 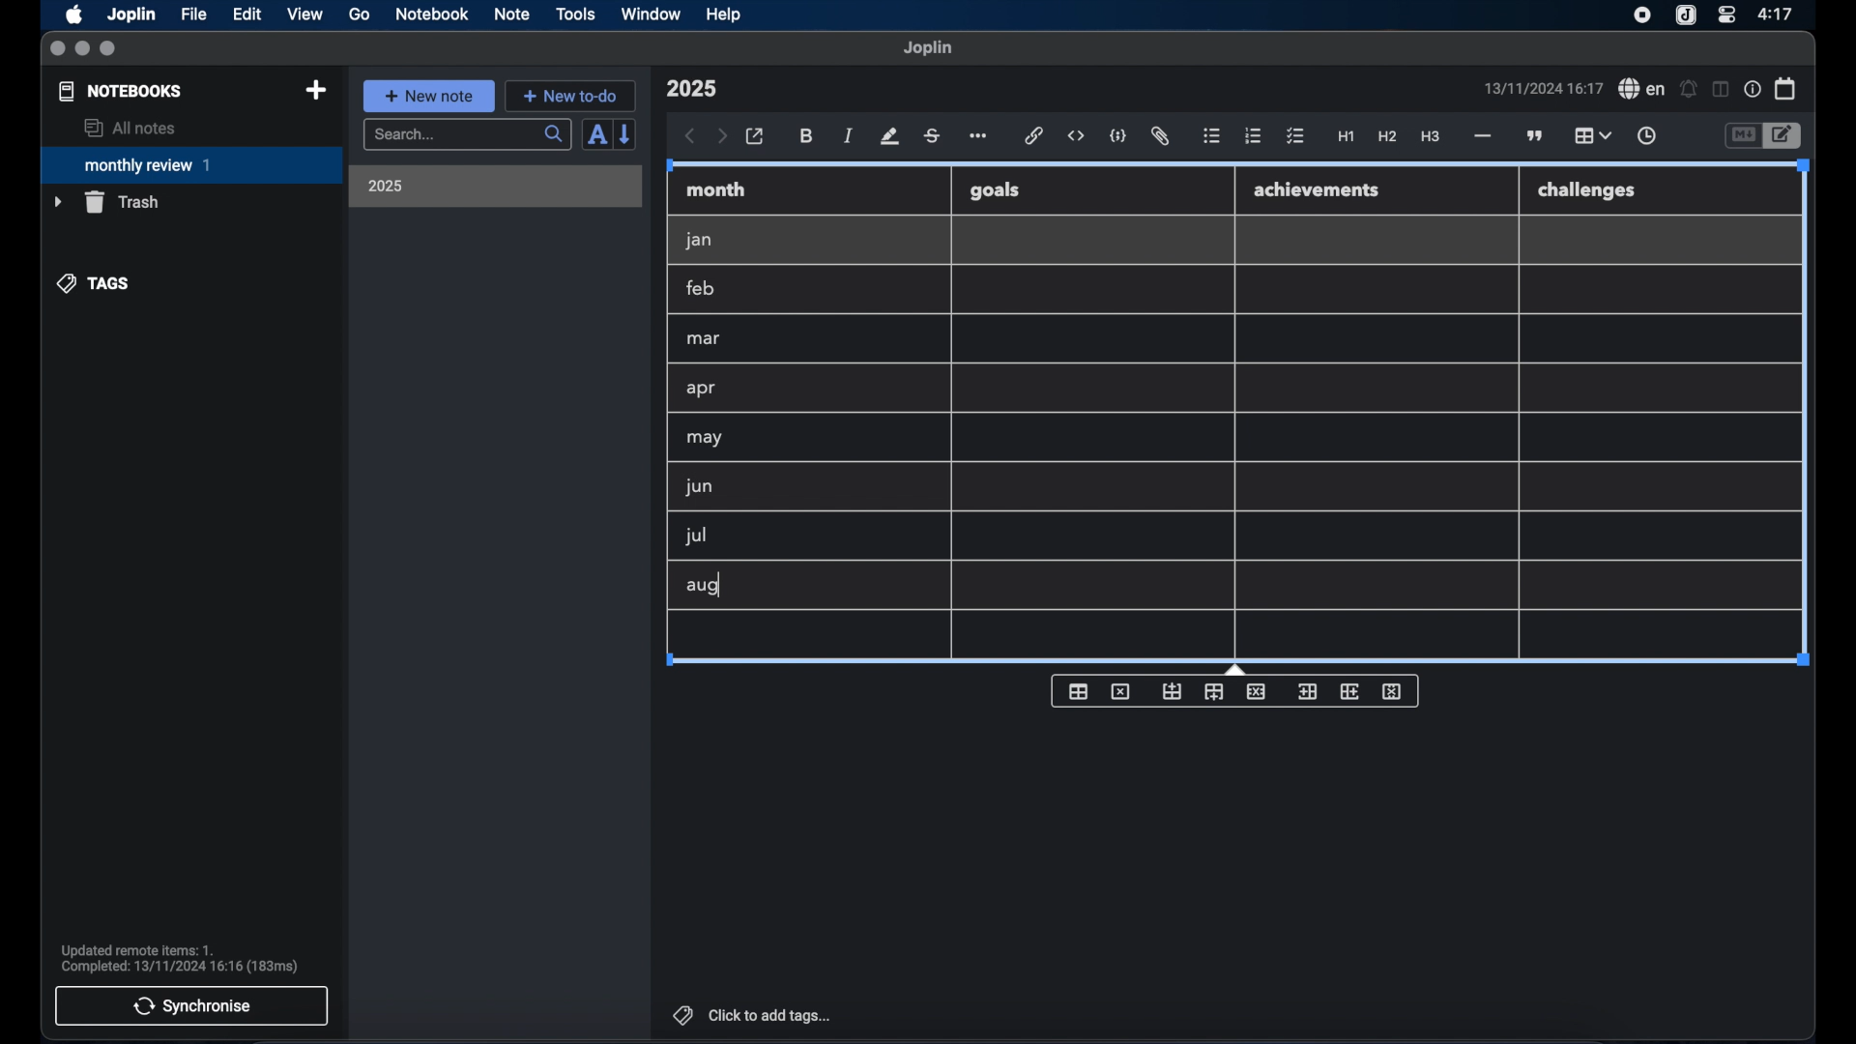 What do you see at coordinates (1536, 136) in the screenshot?
I see `block quotes` at bounding box center [1536, 136].